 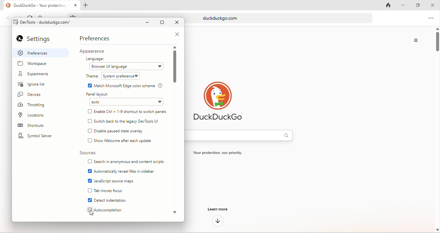 What do you see at coordinates (90, 131) in the screenshot?
I see `checkbox` at bounding box center [90, 131].